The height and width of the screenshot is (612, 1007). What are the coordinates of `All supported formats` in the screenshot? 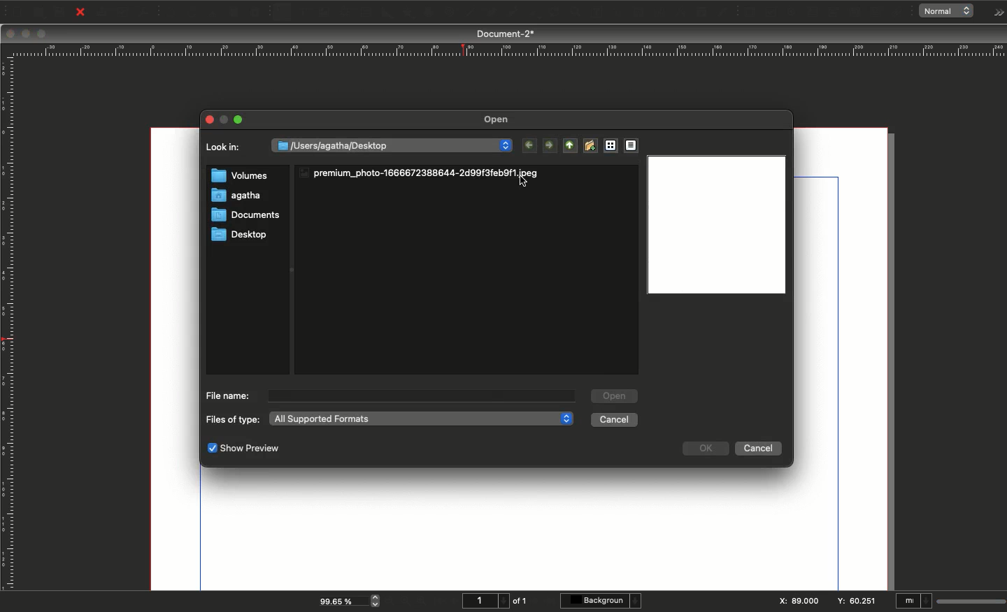 It's located at (420, 418).